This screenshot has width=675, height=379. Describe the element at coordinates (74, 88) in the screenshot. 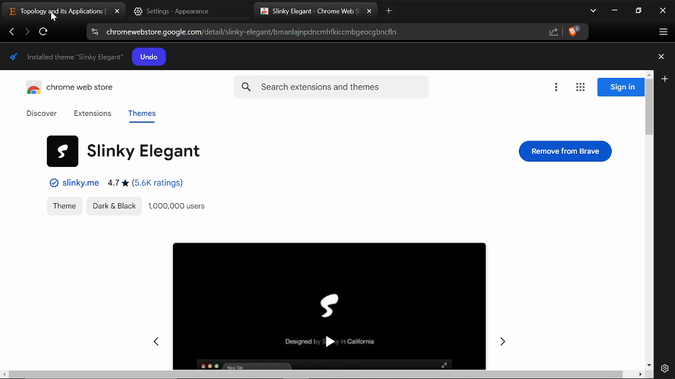

I see `Chrome web store` at that location.